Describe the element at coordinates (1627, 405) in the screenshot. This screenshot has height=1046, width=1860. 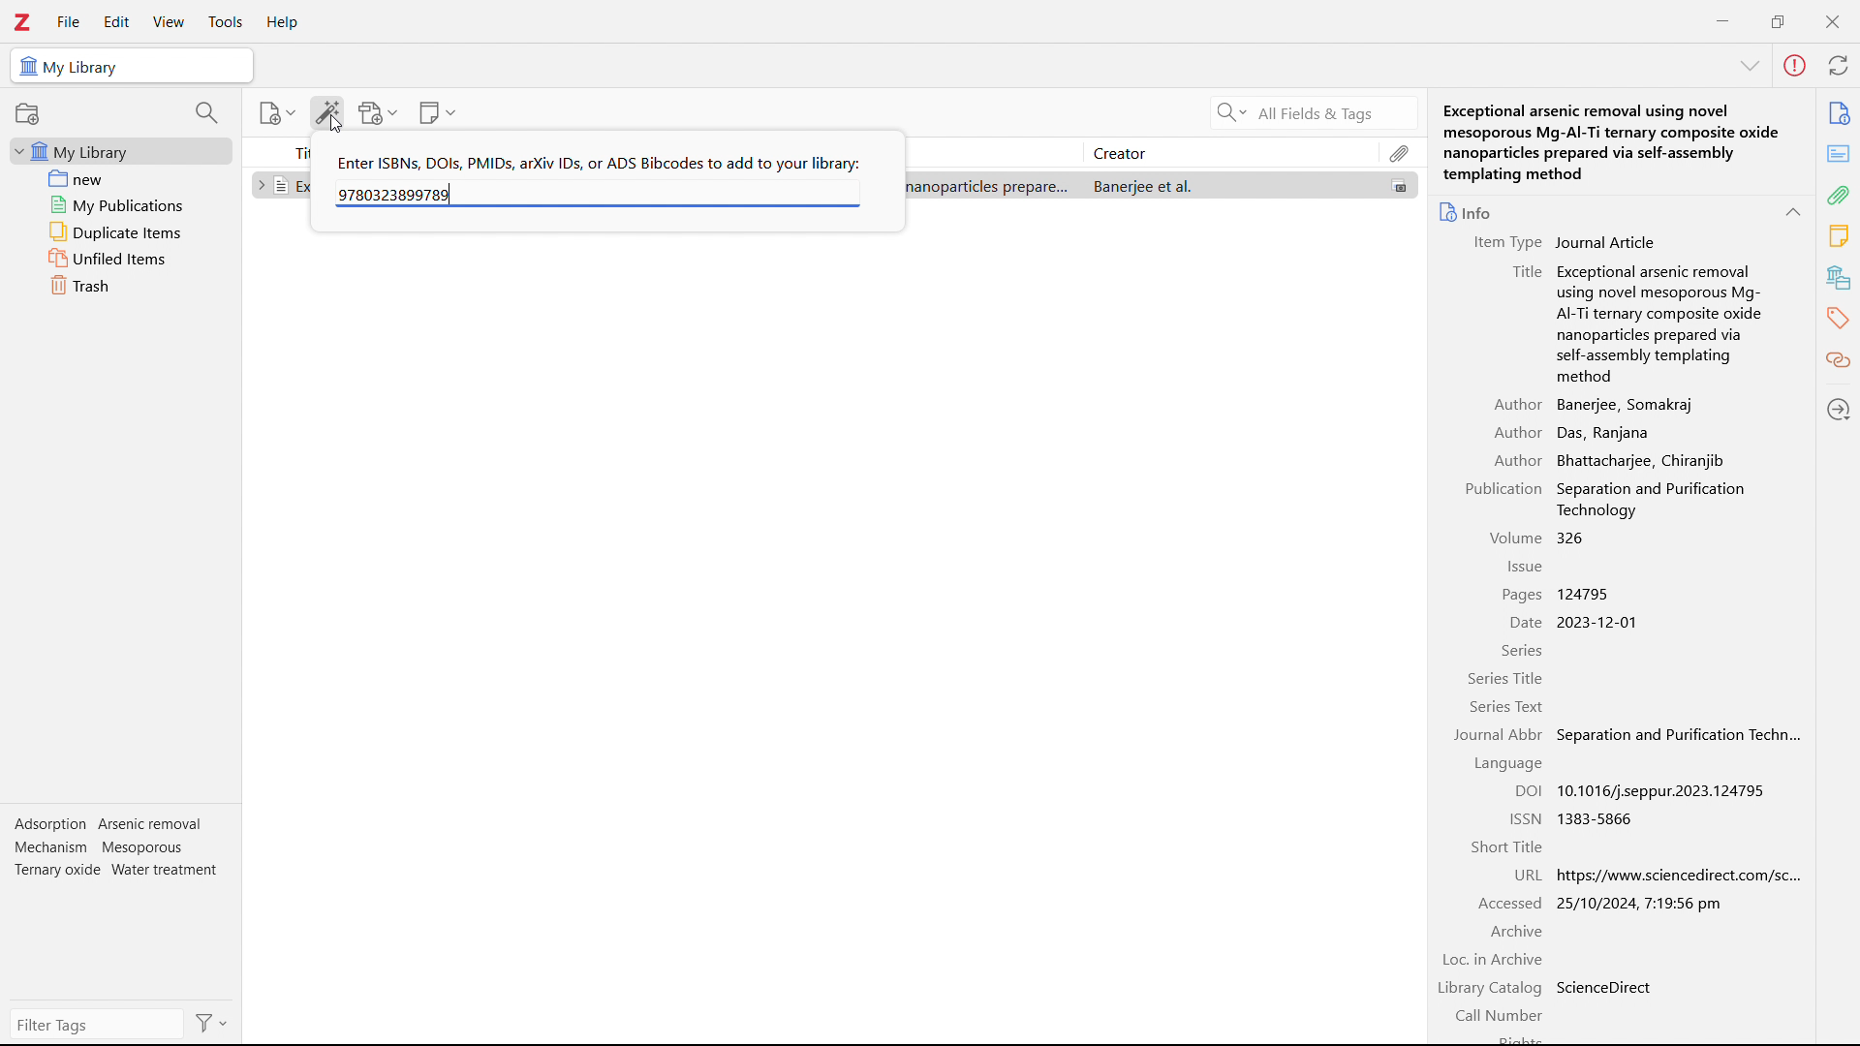
I see `Banerjee, Somakraj` at that location.